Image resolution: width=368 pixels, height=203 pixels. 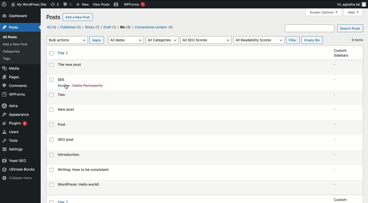 I want to click on Title, so click(x=69, y=155).